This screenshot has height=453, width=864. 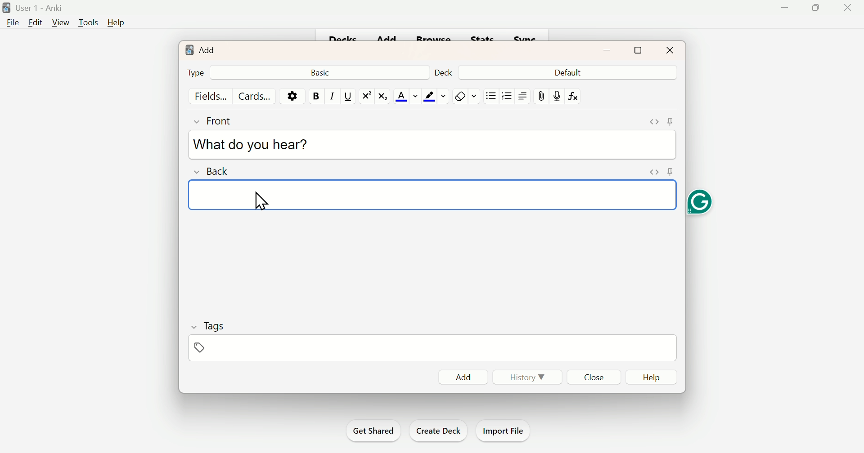 I want to click on Import File, so click(x=506, y=431).